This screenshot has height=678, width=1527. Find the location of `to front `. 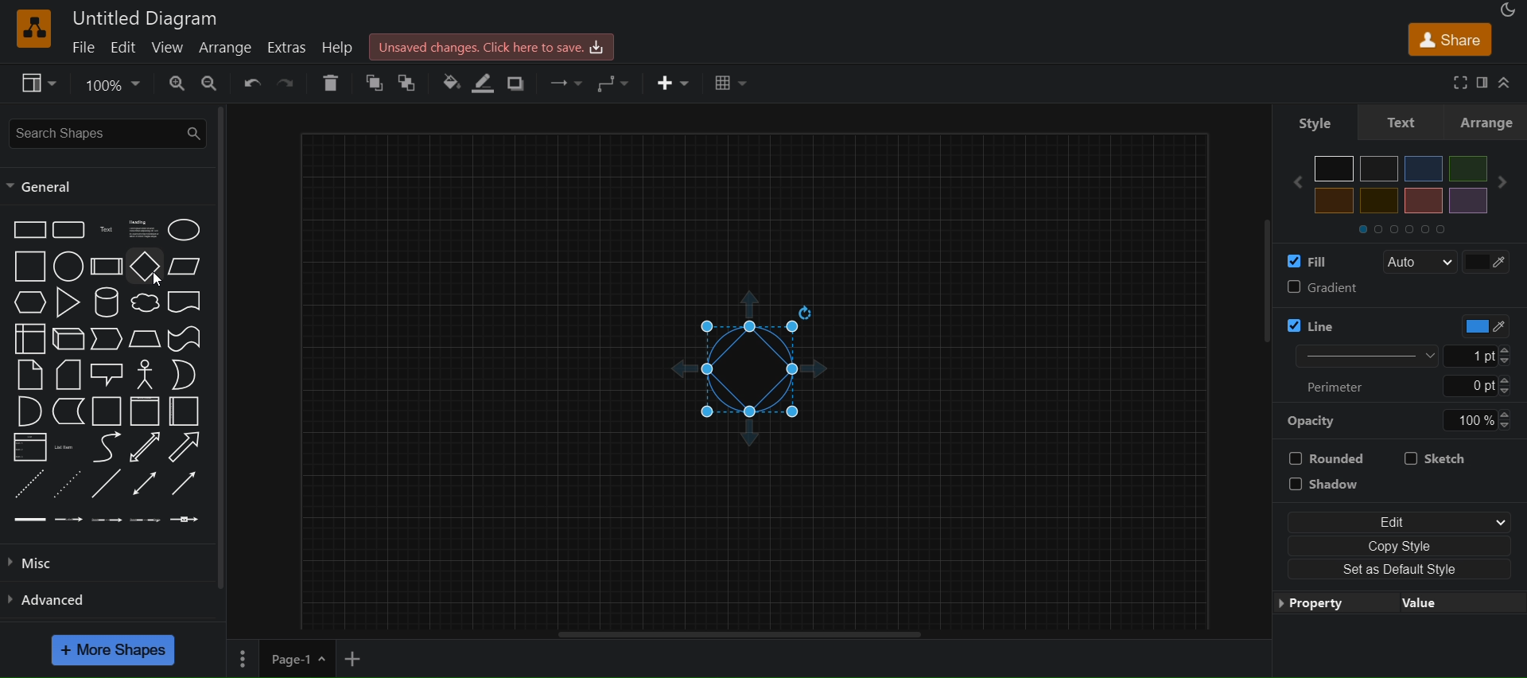

to front  is located at coordinates (408, 84).